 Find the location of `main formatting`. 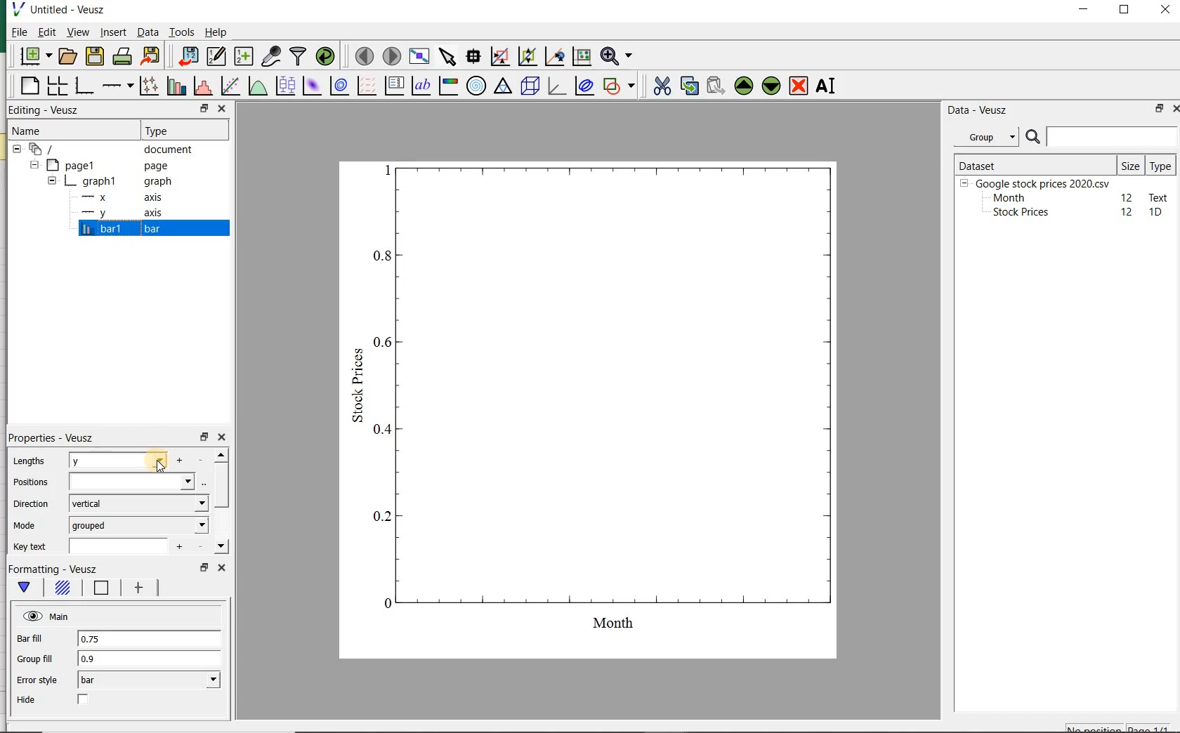

main formatting is located at coordinates (25, 587).